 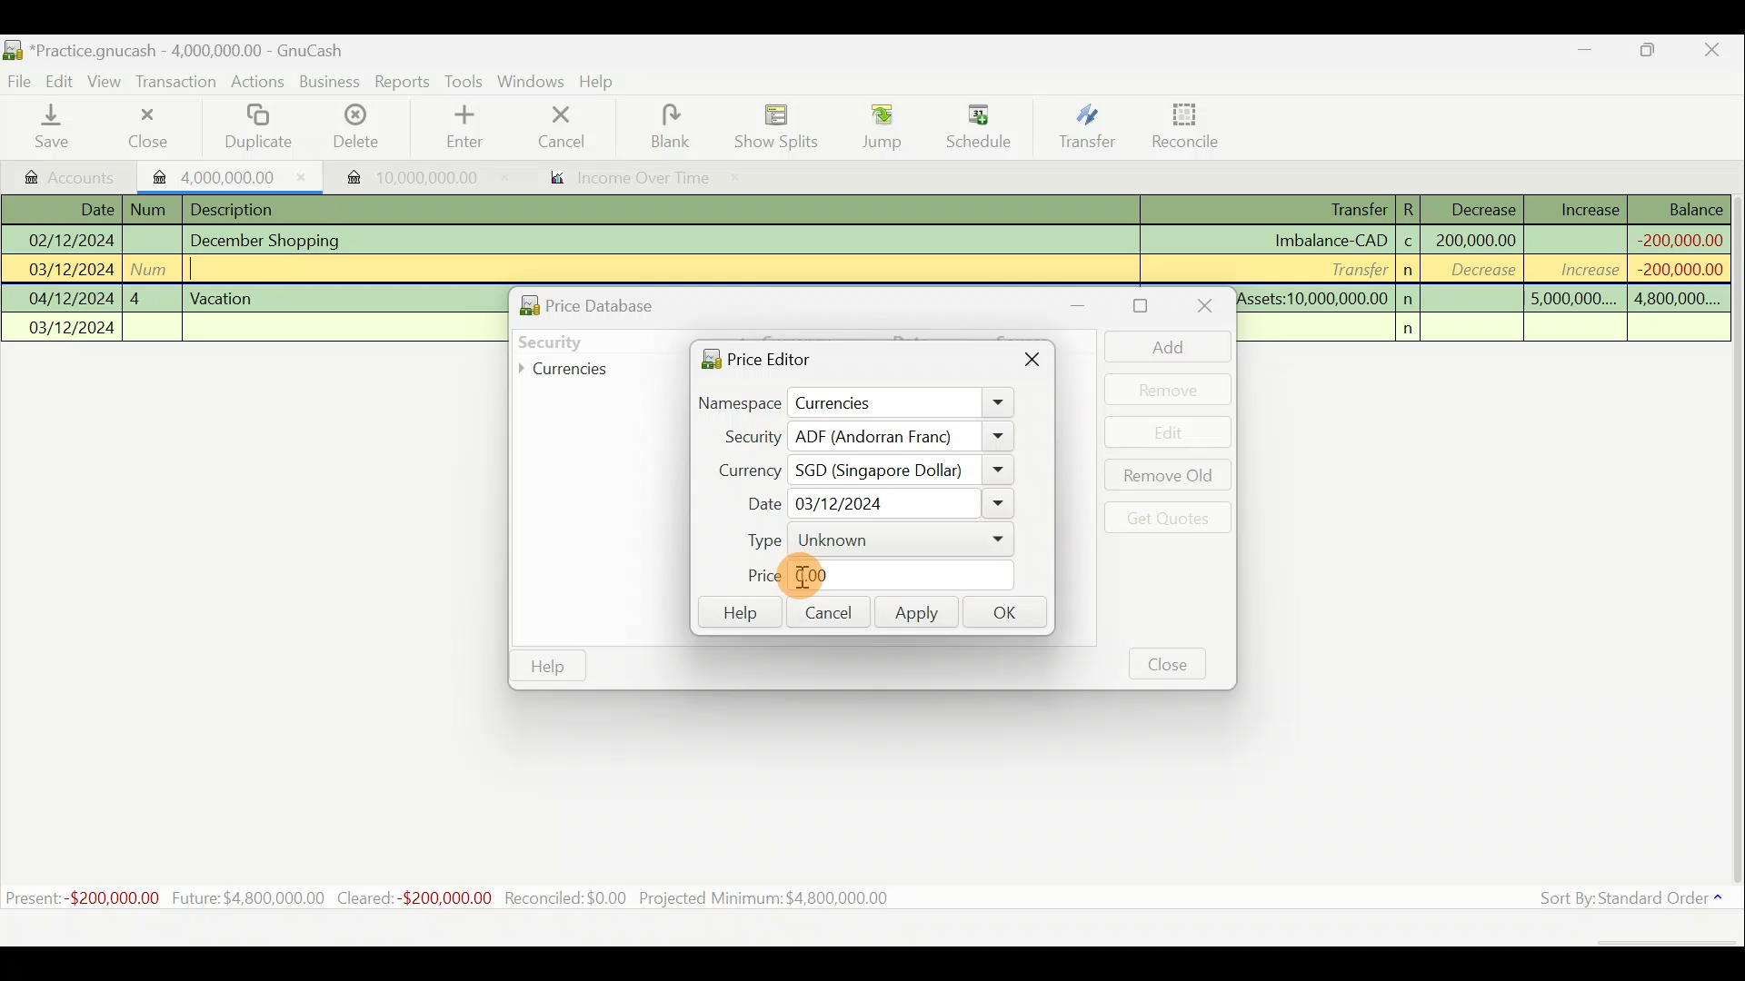 What do you see at coordinates (1659, 53) in the screenshot?
I see `Maximise` at bounding box center [1659, 53].